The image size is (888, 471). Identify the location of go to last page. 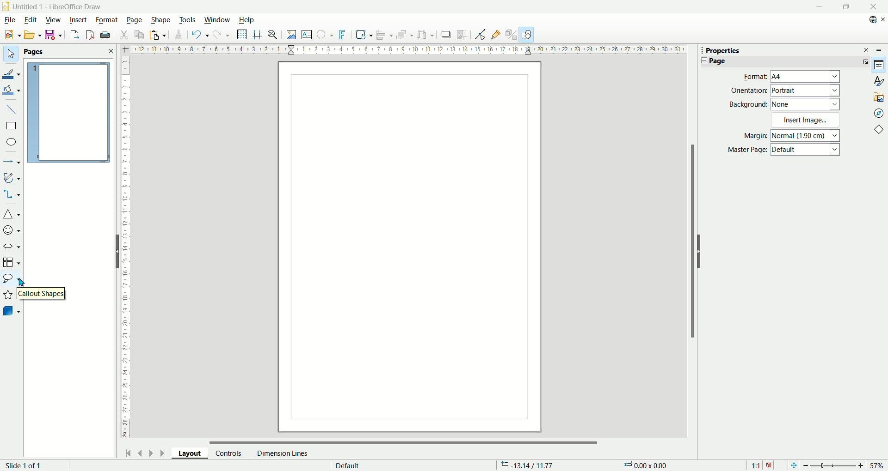
(163, 453).